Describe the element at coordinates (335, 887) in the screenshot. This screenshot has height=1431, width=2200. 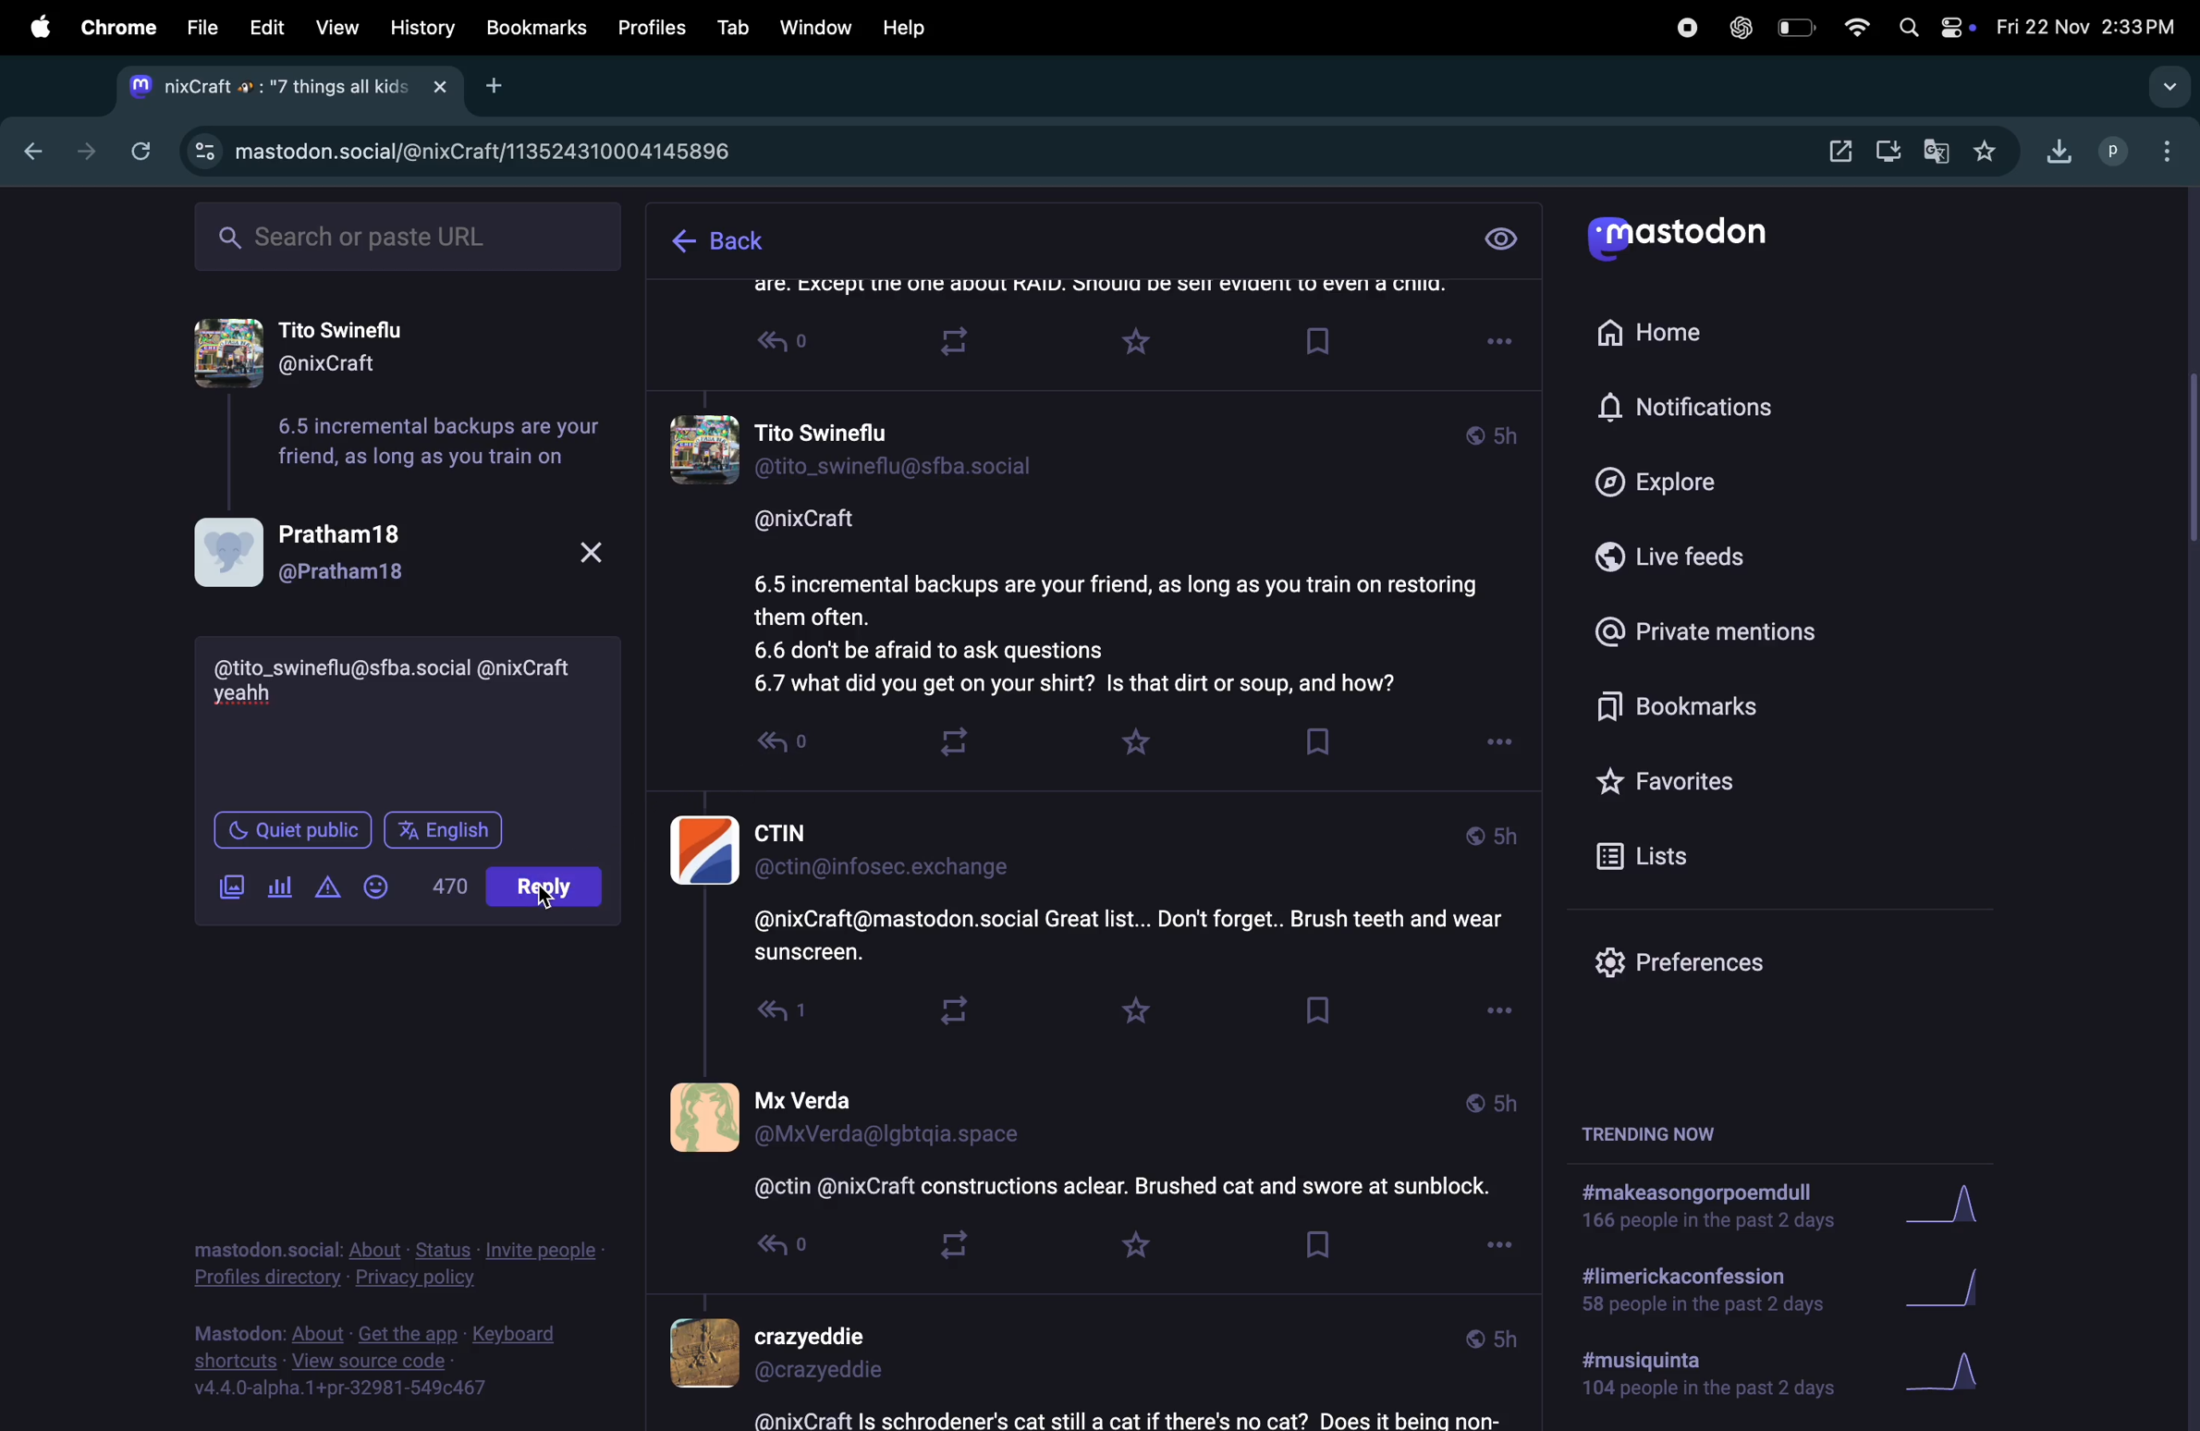
I see `add content waning` at that location.